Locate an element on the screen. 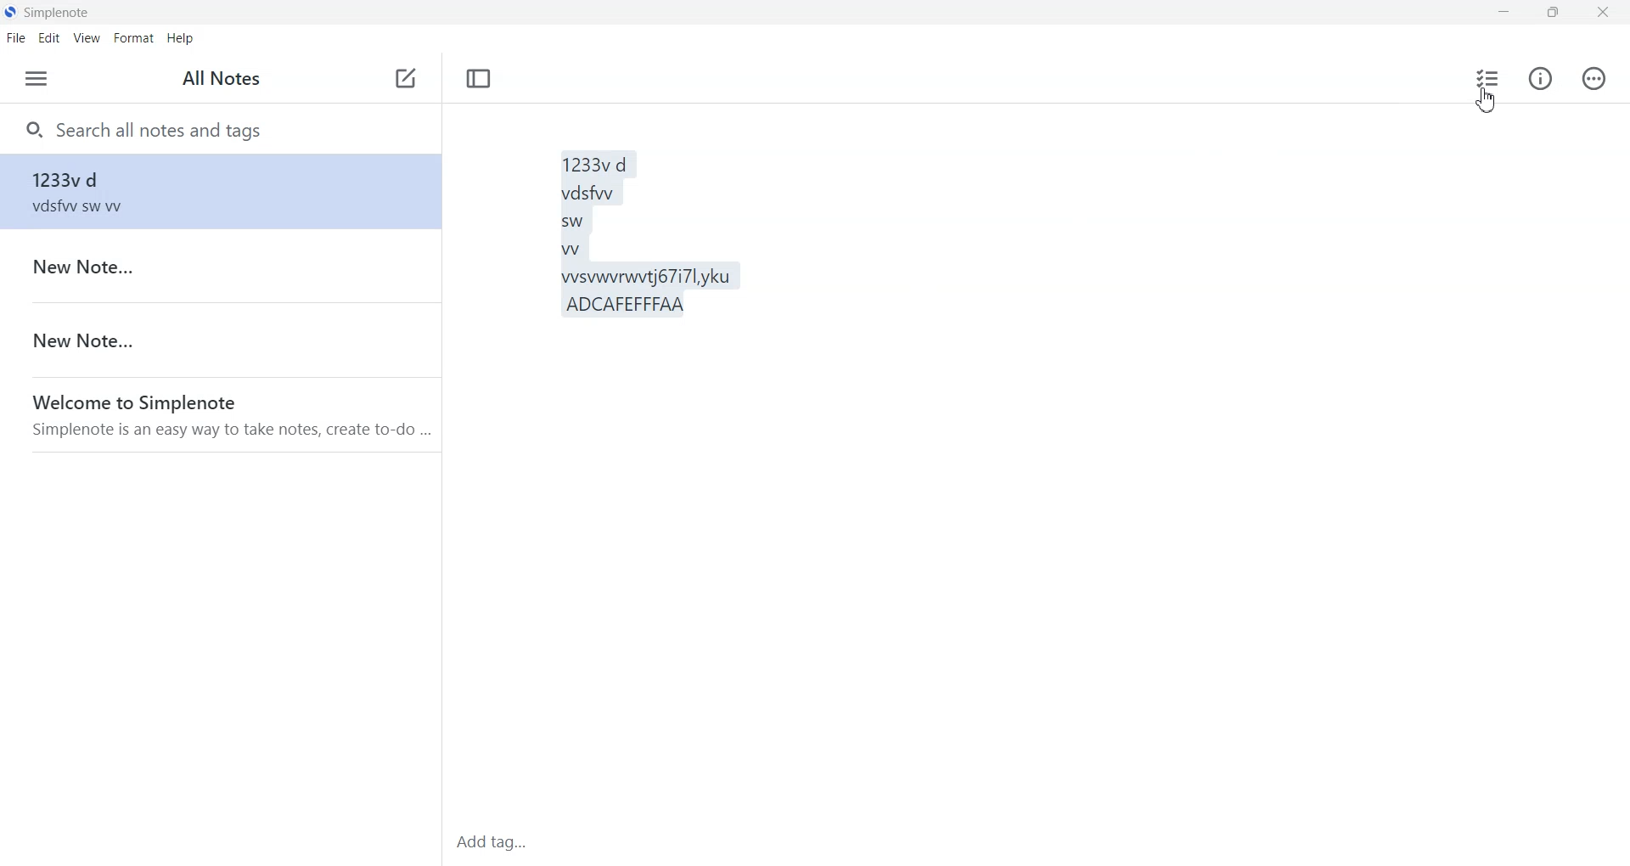 This screenshot has width=1630, height=866. Info is located at coordinates (1540, 81).